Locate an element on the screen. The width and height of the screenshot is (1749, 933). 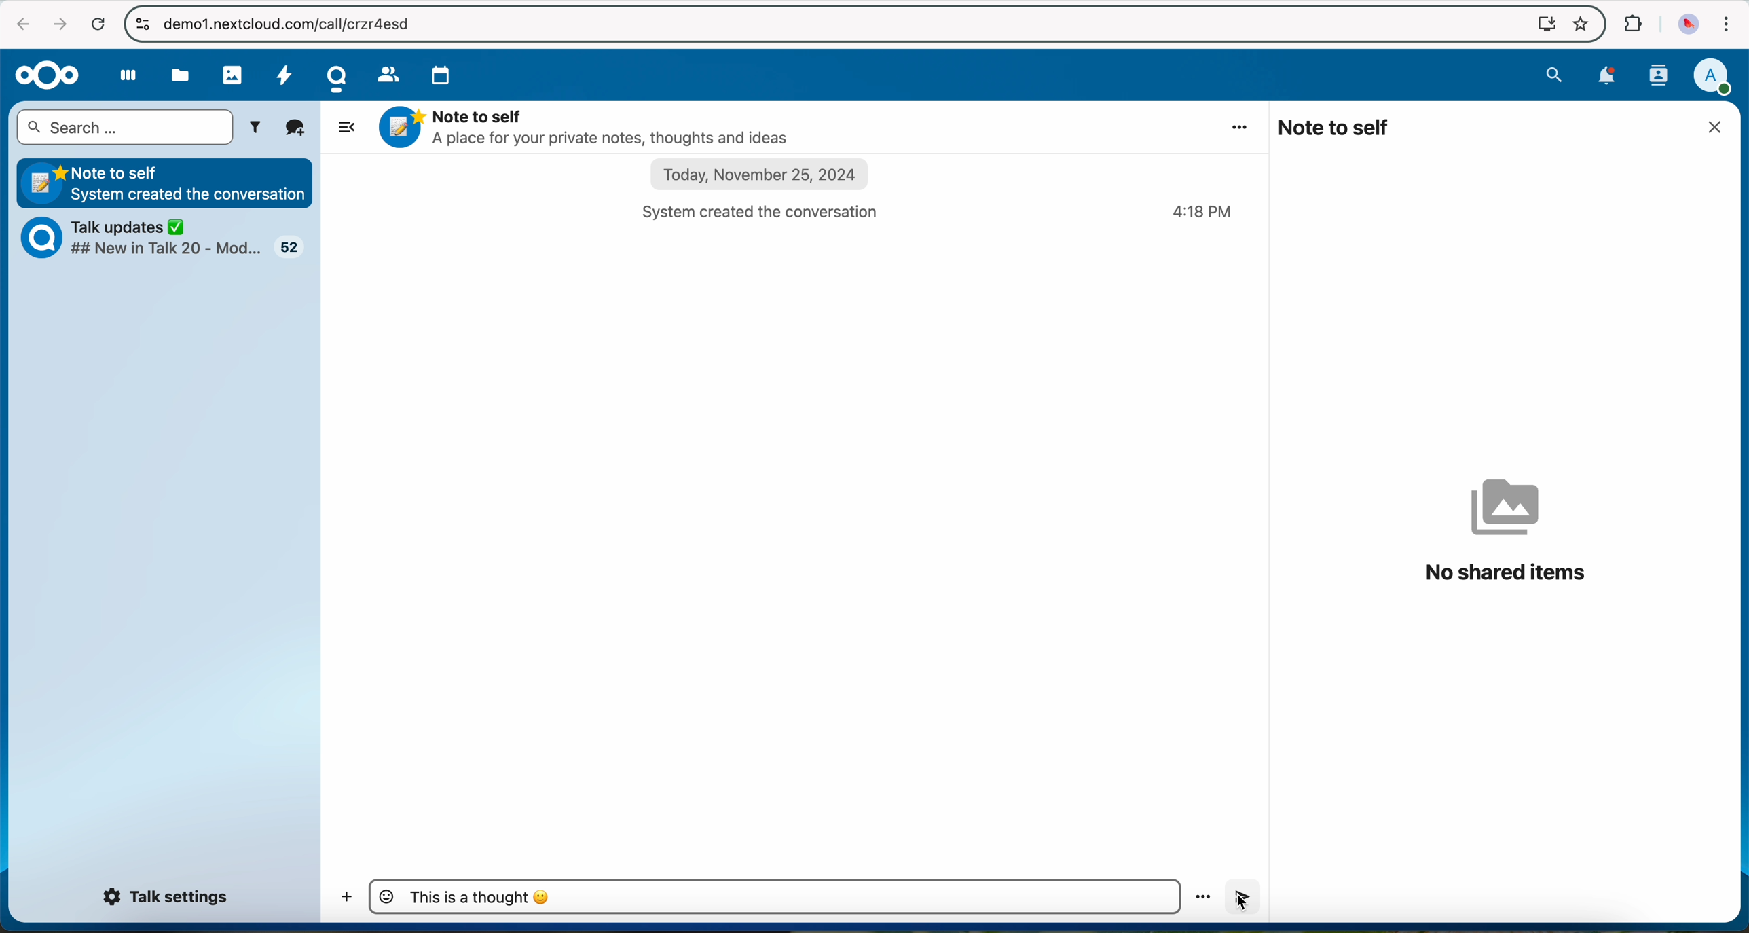
new conversation is located at coordinates (296, 128).